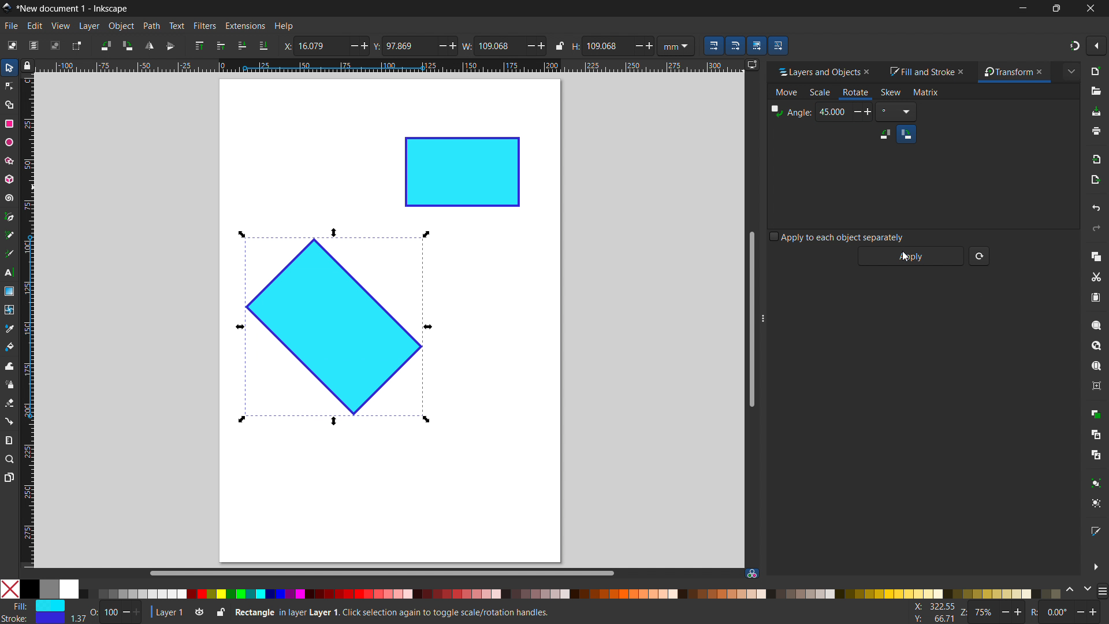 The width and height of the screenshot is (1109, 624). What do you see at coordinates (388, 67) in the screenshot?
I see `horizontal ruler` at bounding box center [388, 67].